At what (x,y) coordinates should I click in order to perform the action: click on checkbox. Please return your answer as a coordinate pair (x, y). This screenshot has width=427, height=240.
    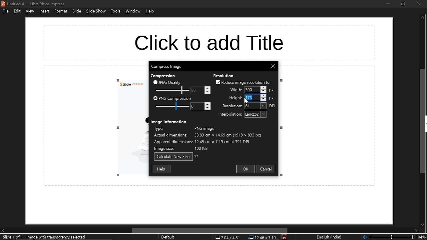
    Looking at the image, I should click on (217, 82).